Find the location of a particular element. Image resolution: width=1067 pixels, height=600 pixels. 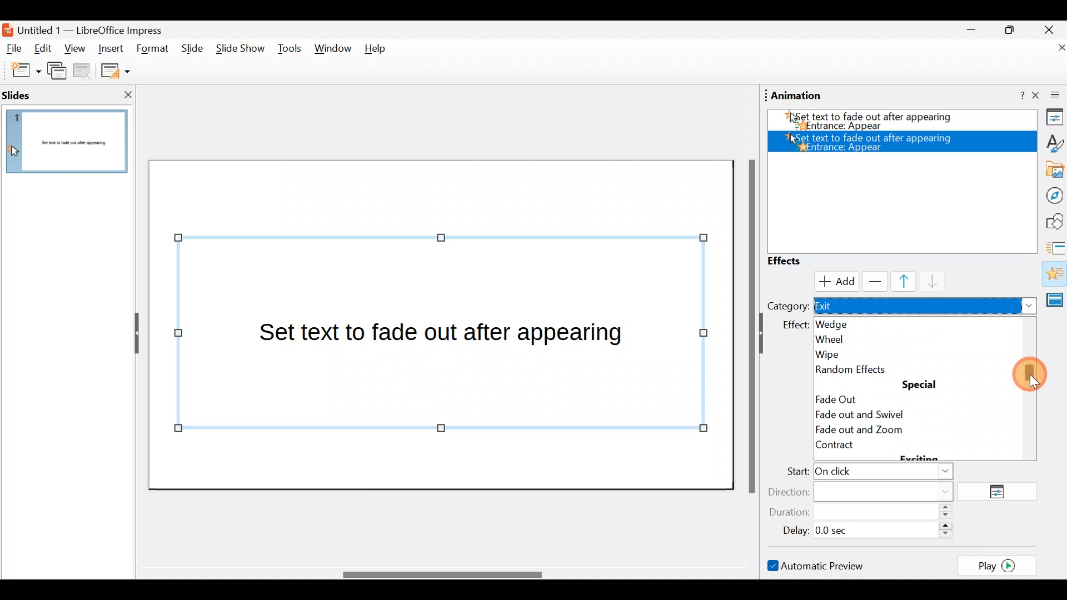

effect is located at coordinates (791, 325).